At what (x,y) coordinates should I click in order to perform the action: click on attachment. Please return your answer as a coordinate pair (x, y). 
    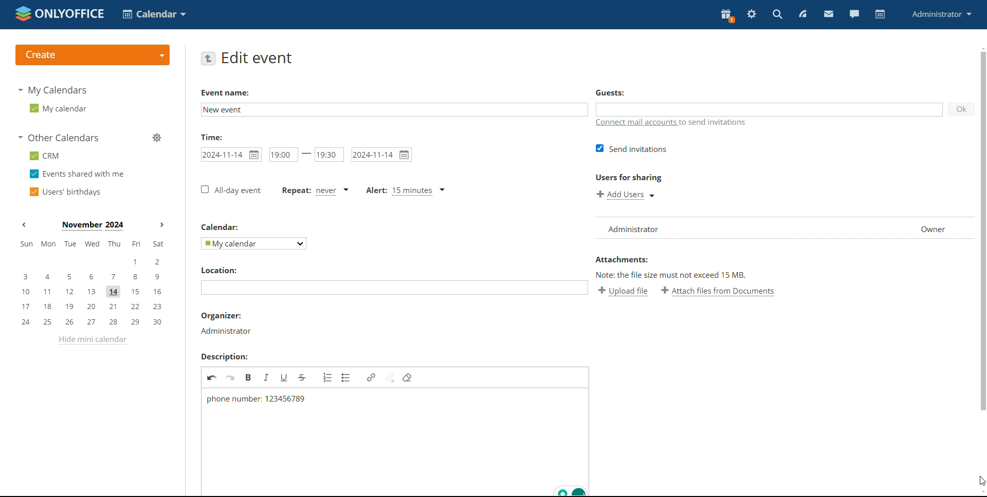
    Looking at the image, I should click on (621, 259).